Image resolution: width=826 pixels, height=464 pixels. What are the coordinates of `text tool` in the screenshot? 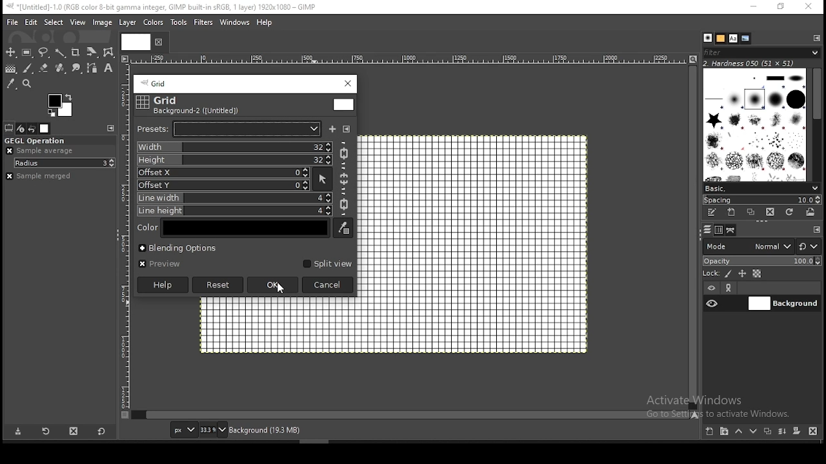 It's located at (108, 68).